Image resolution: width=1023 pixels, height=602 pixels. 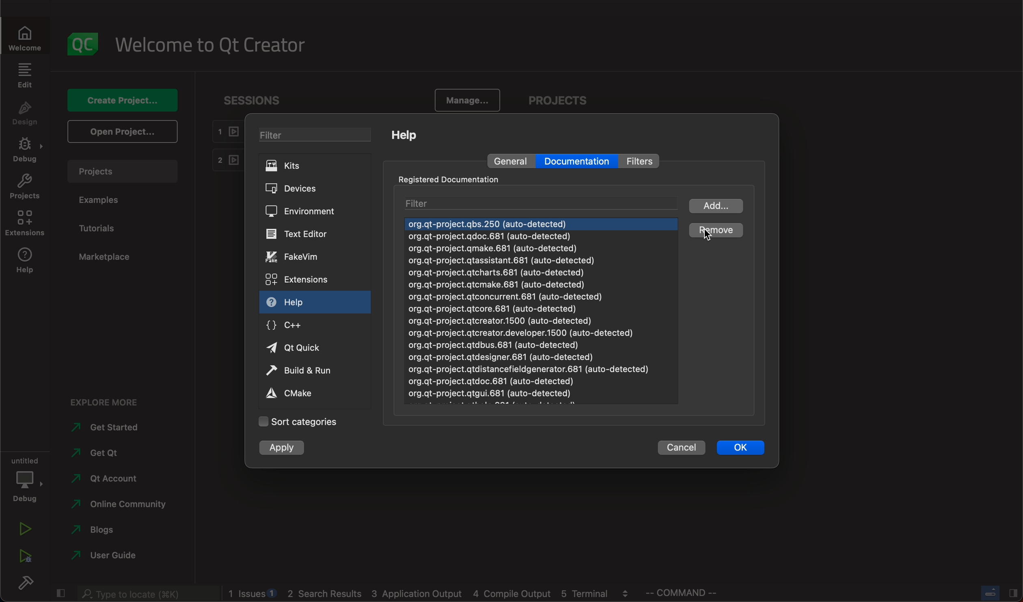 I want to click on run, so click(x=25, y=528).